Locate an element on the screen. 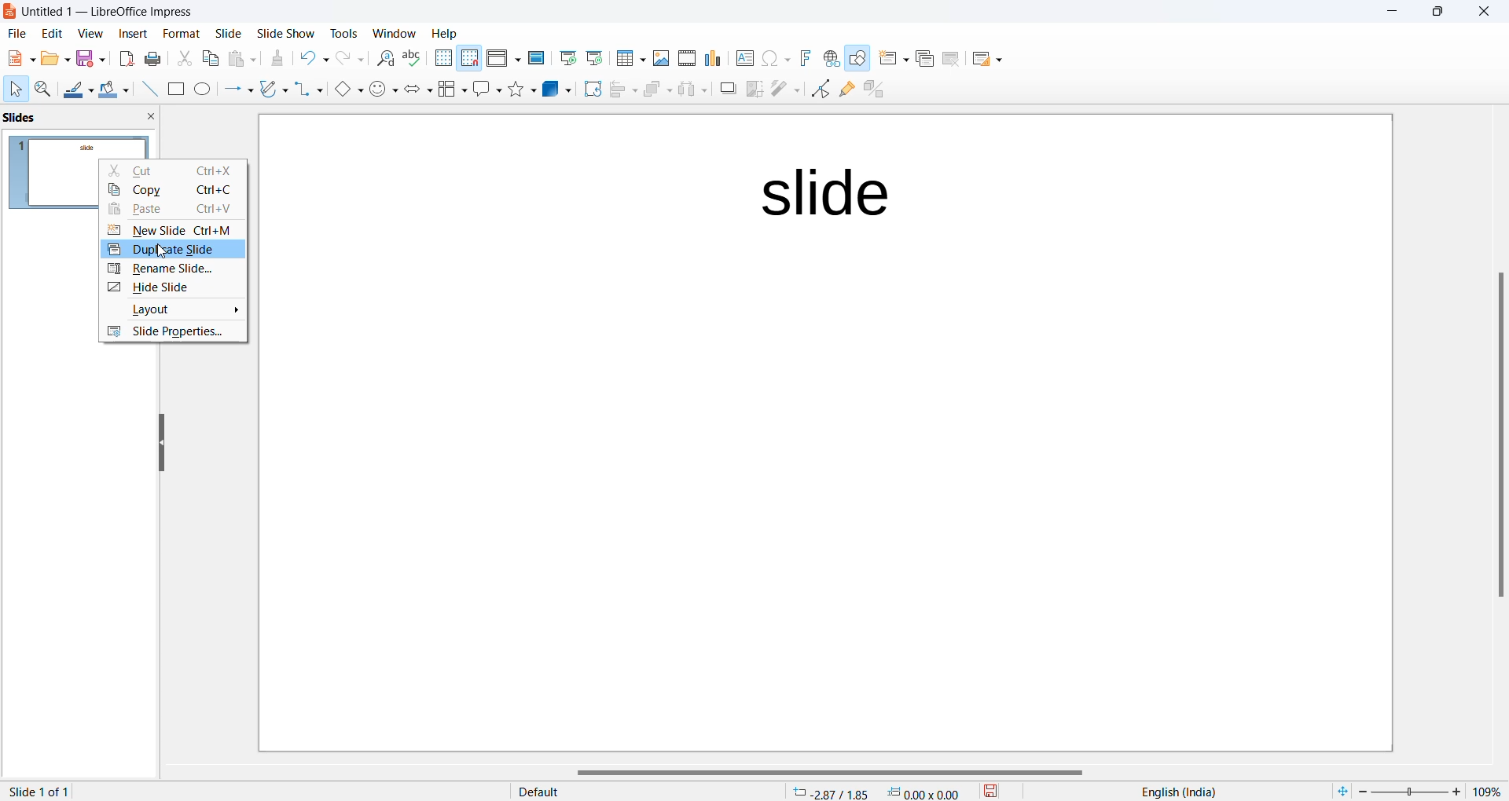 The image size is (1509, 801). Delete slide is located at coordinates (954, 58).